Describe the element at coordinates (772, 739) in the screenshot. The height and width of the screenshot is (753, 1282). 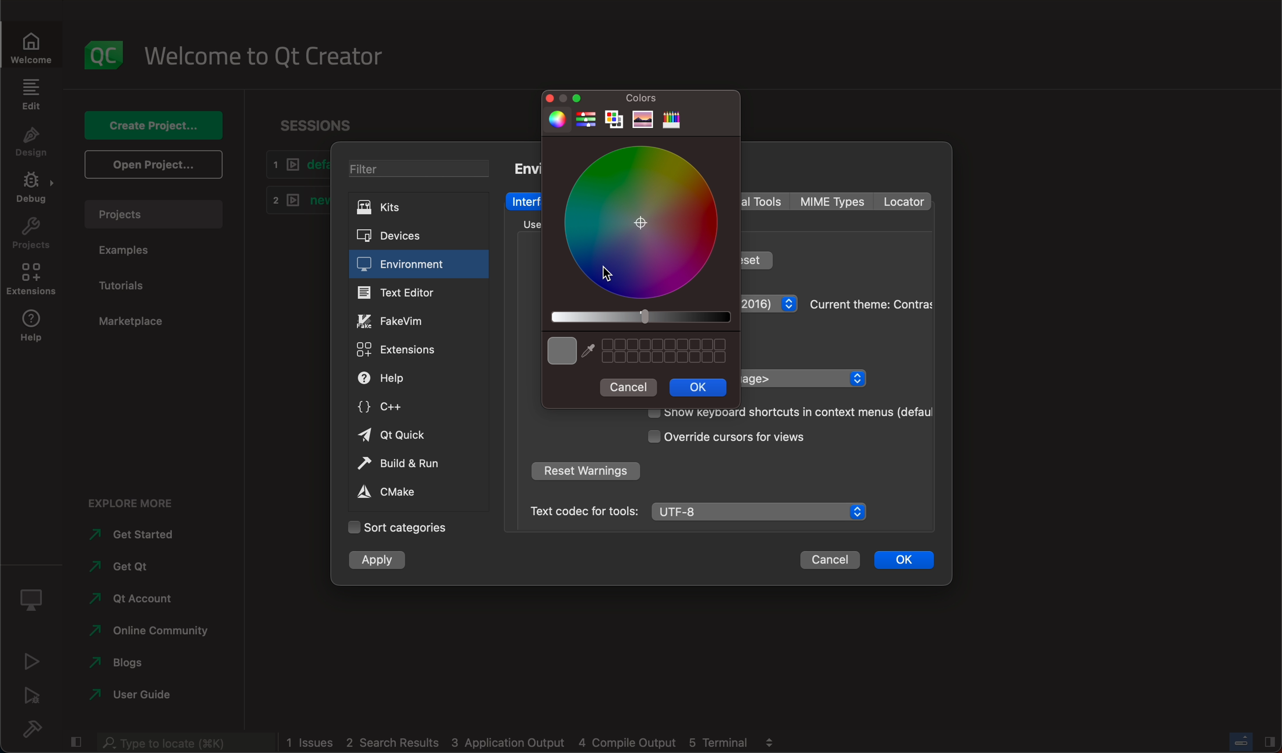
I see `view output` at that location.